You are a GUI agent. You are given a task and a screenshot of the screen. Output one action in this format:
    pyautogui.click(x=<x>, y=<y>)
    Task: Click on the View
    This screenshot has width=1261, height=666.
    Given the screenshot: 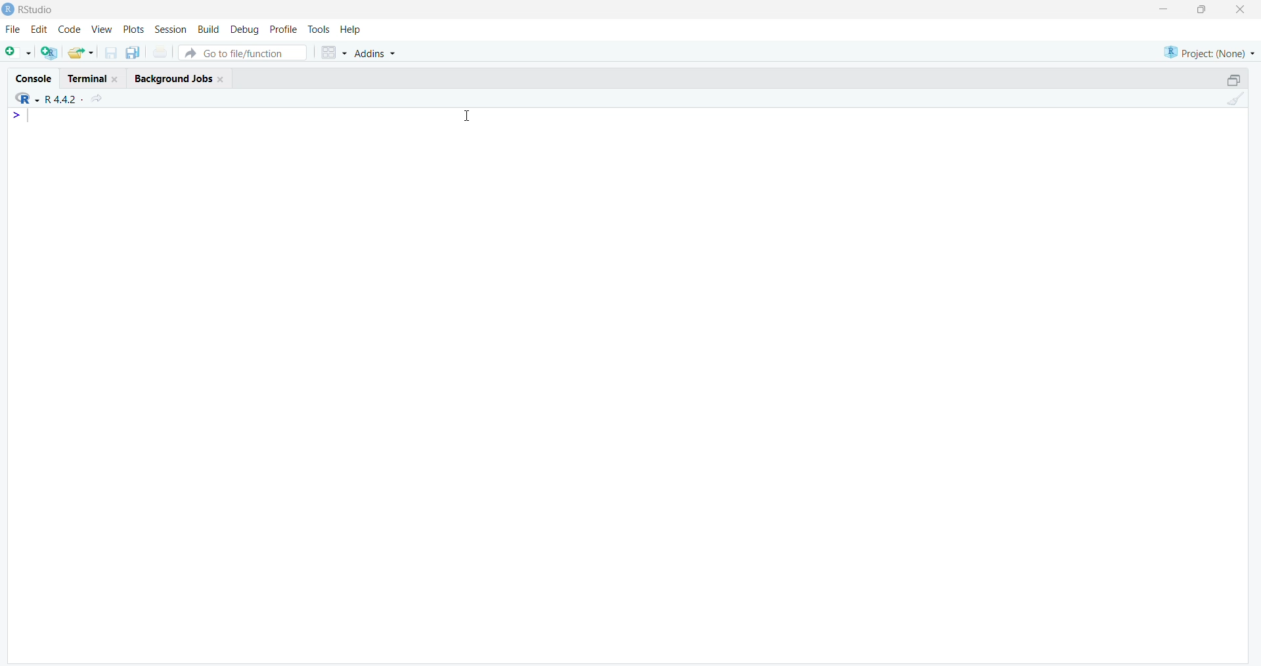 What is the action you would take?
    pyautogui.click(x=101, y=31)
    